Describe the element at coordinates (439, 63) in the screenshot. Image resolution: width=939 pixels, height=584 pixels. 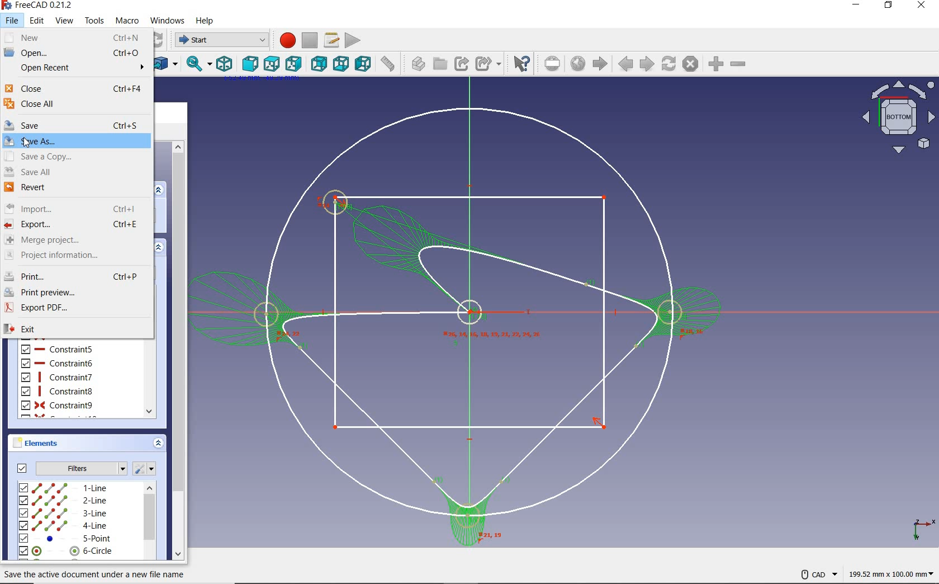
I see `create group` at that location.